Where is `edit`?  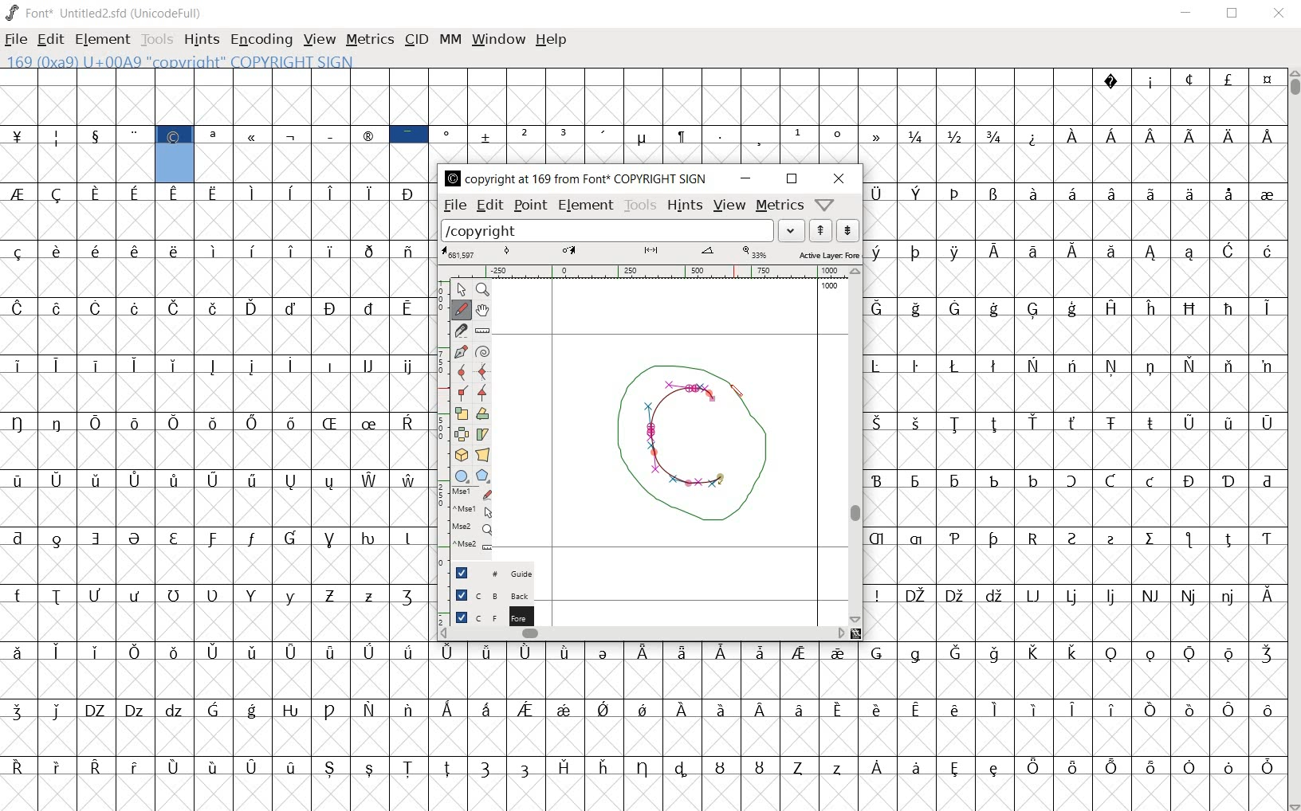 edit is located at coordinates (49, 37).